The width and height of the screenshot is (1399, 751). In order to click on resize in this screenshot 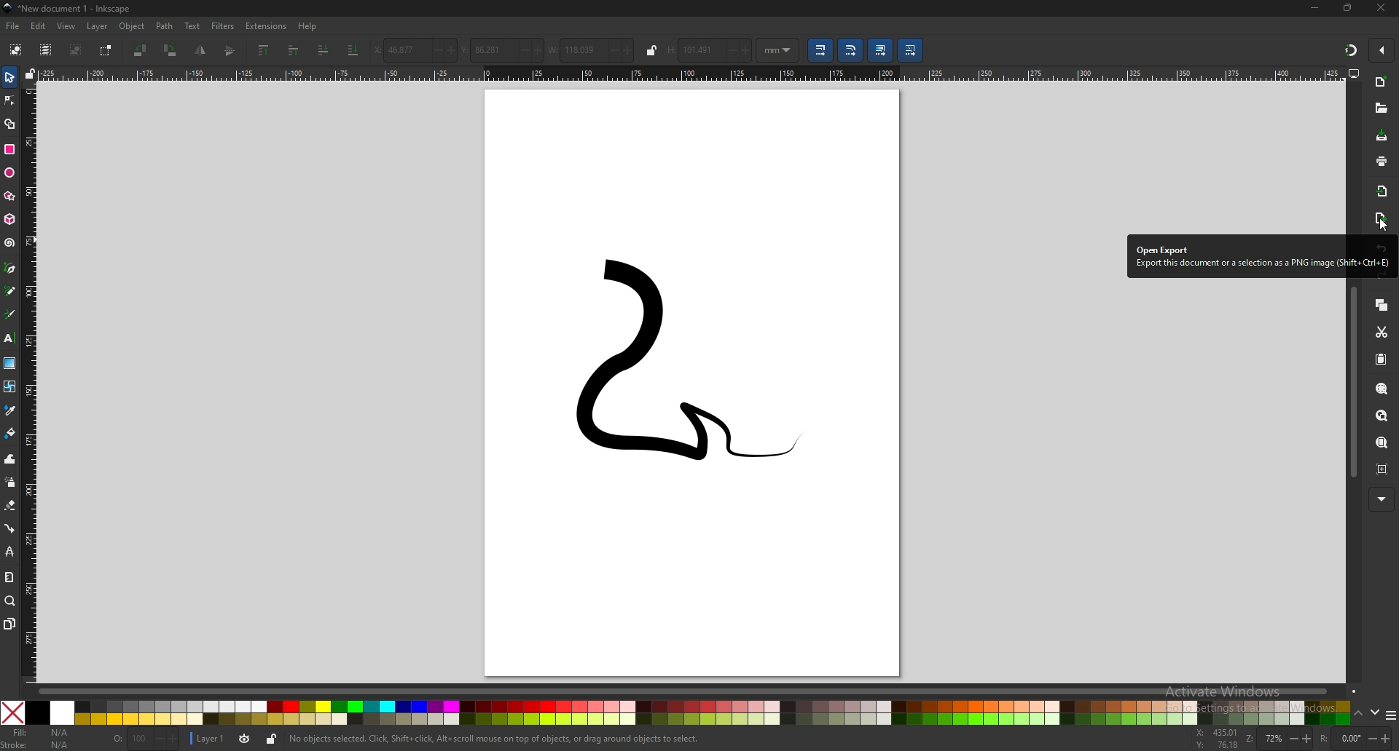, I will do `click(1348, 8)`.